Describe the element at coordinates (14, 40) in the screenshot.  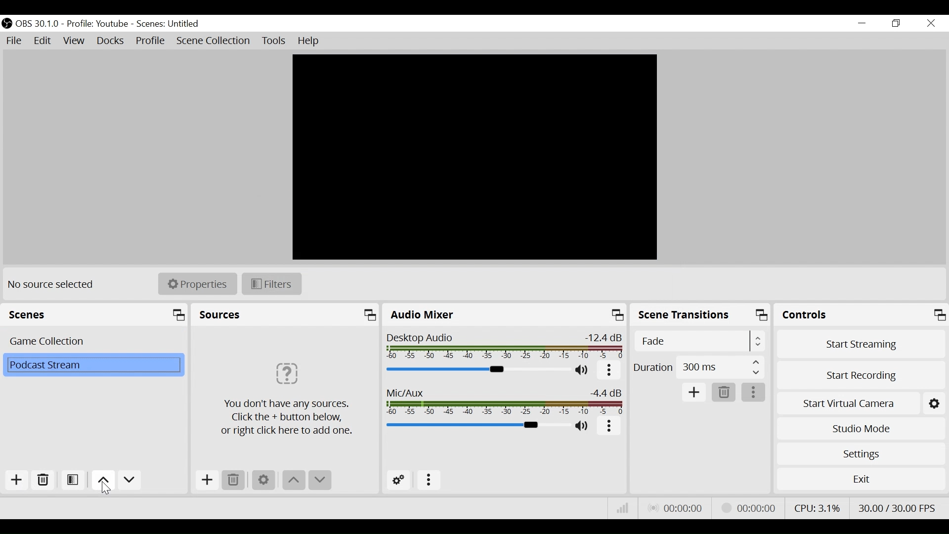
I see `File` at that location.